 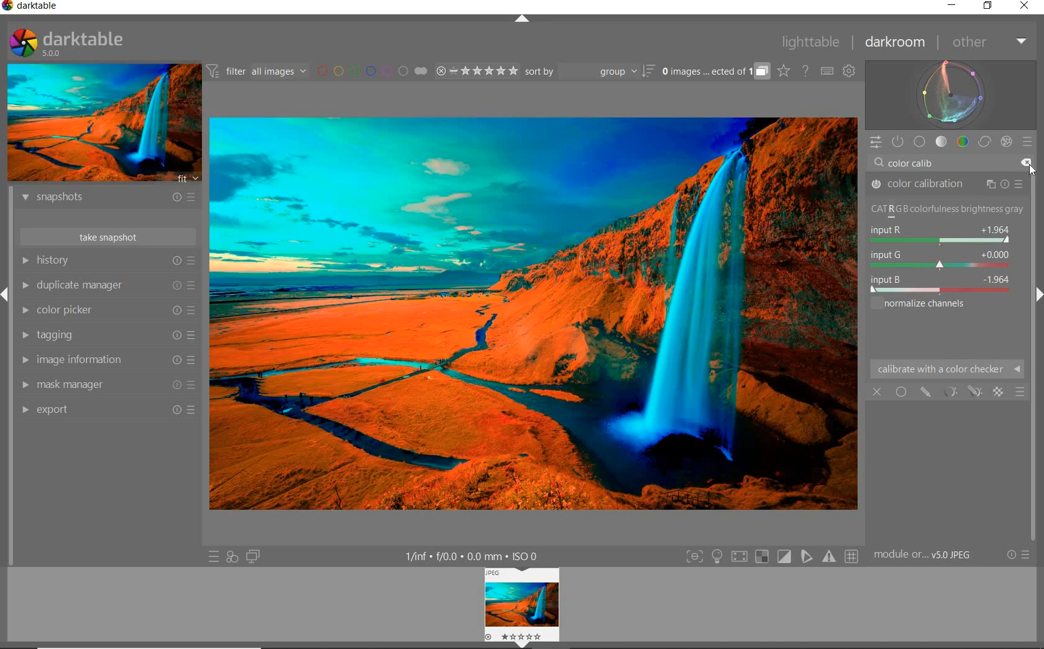 What do you see at coordinates (475, 556) in the screenshot?
I see `DISPLAYED GUI INFO` at bounding box center [475, 556].